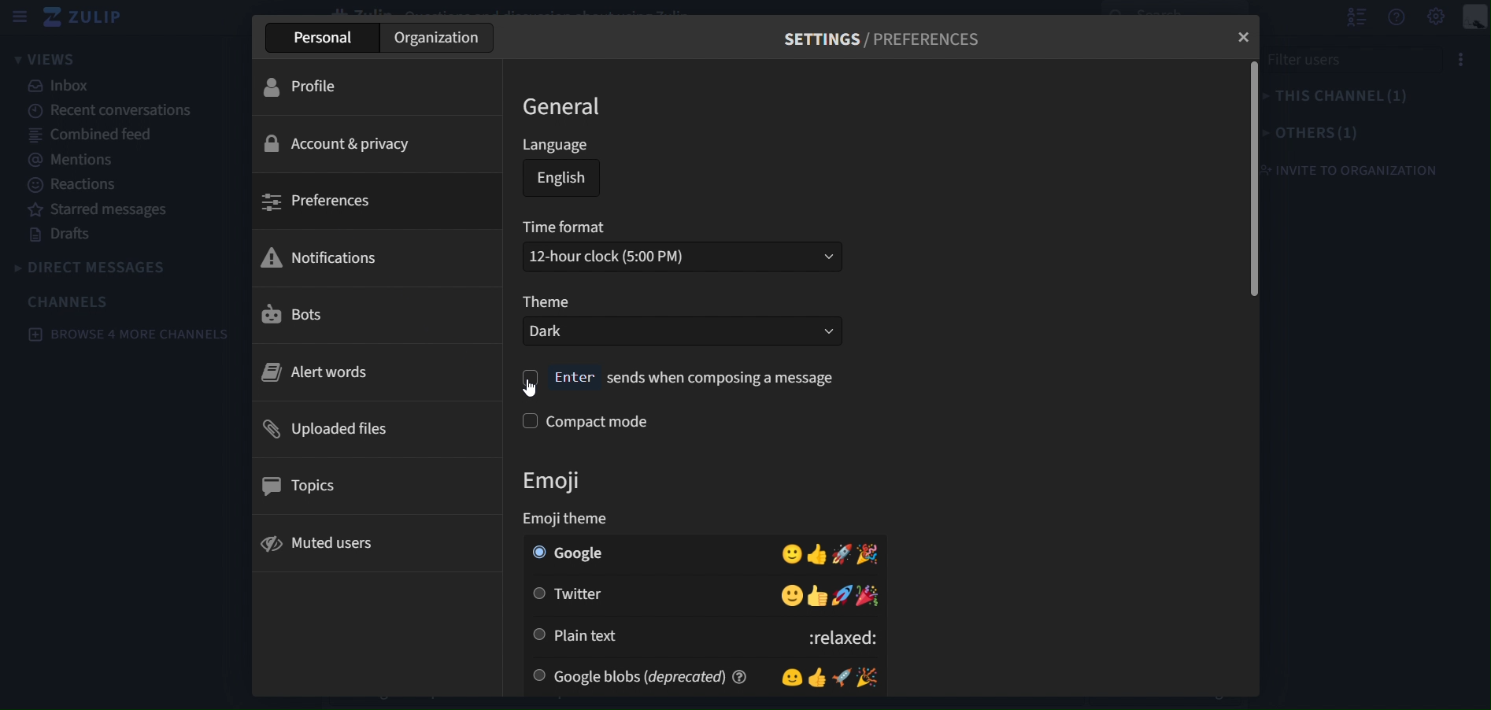 The height and width of the screenshot is (710, 1491). What do you see at coordinates (660, 595) in the screenshot?
I see `Twitter` at bounding box center [660, 595].